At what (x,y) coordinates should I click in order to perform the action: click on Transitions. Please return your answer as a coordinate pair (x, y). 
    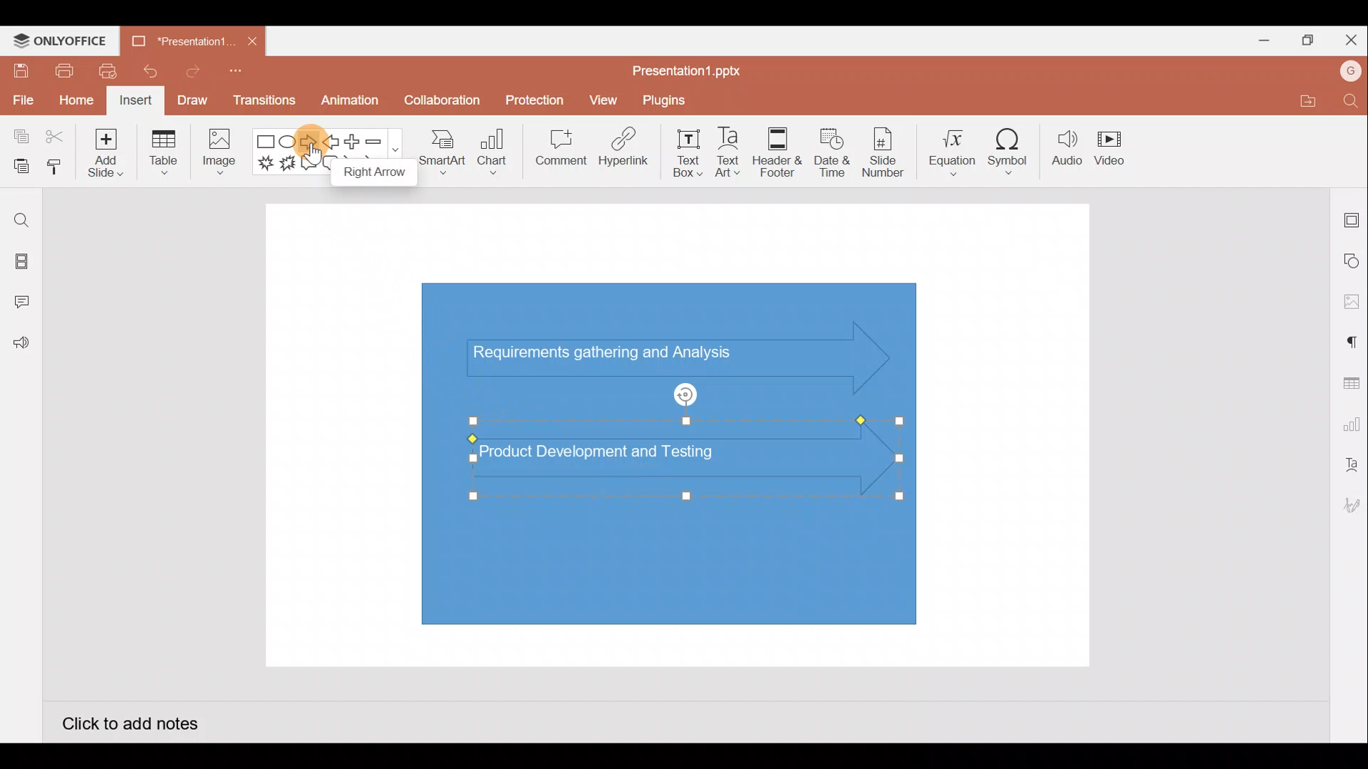
    Looking at the image, I should click on (265, 104).